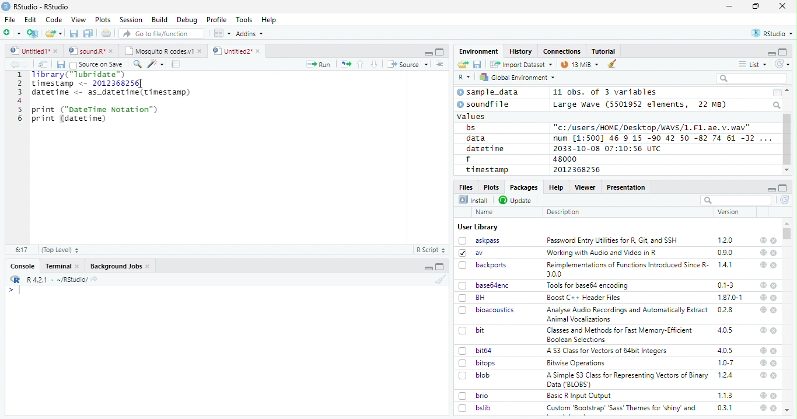 Image resolution: width=797 pixels, height=419 pixels. I want to click on Boost C++ Header Files, so click(582, 298).